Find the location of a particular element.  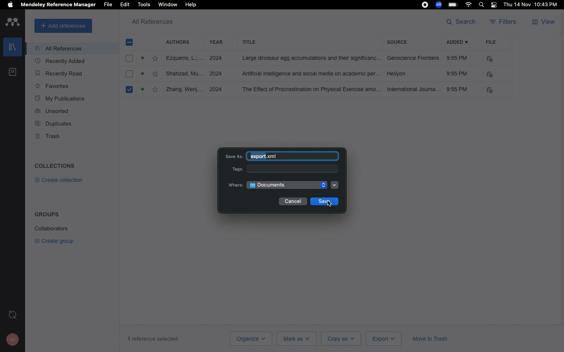

read is located at coordinates (145, 89).